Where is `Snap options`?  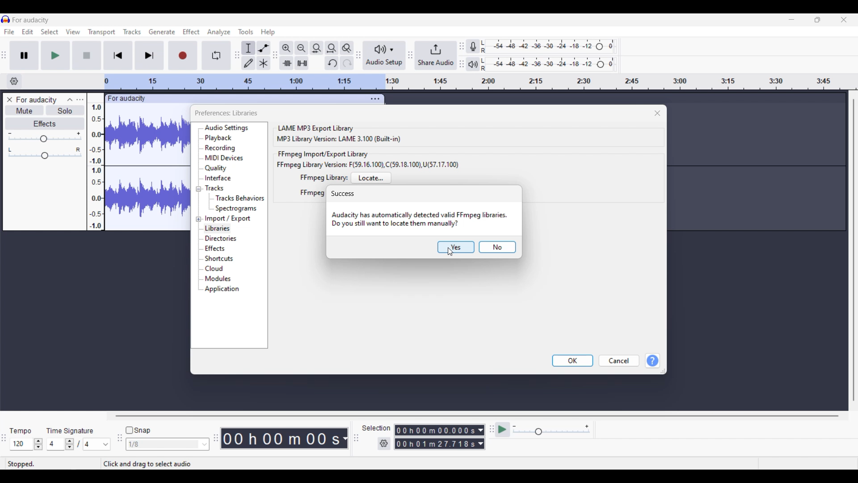
Snap options is located at coordinates (167, 445).